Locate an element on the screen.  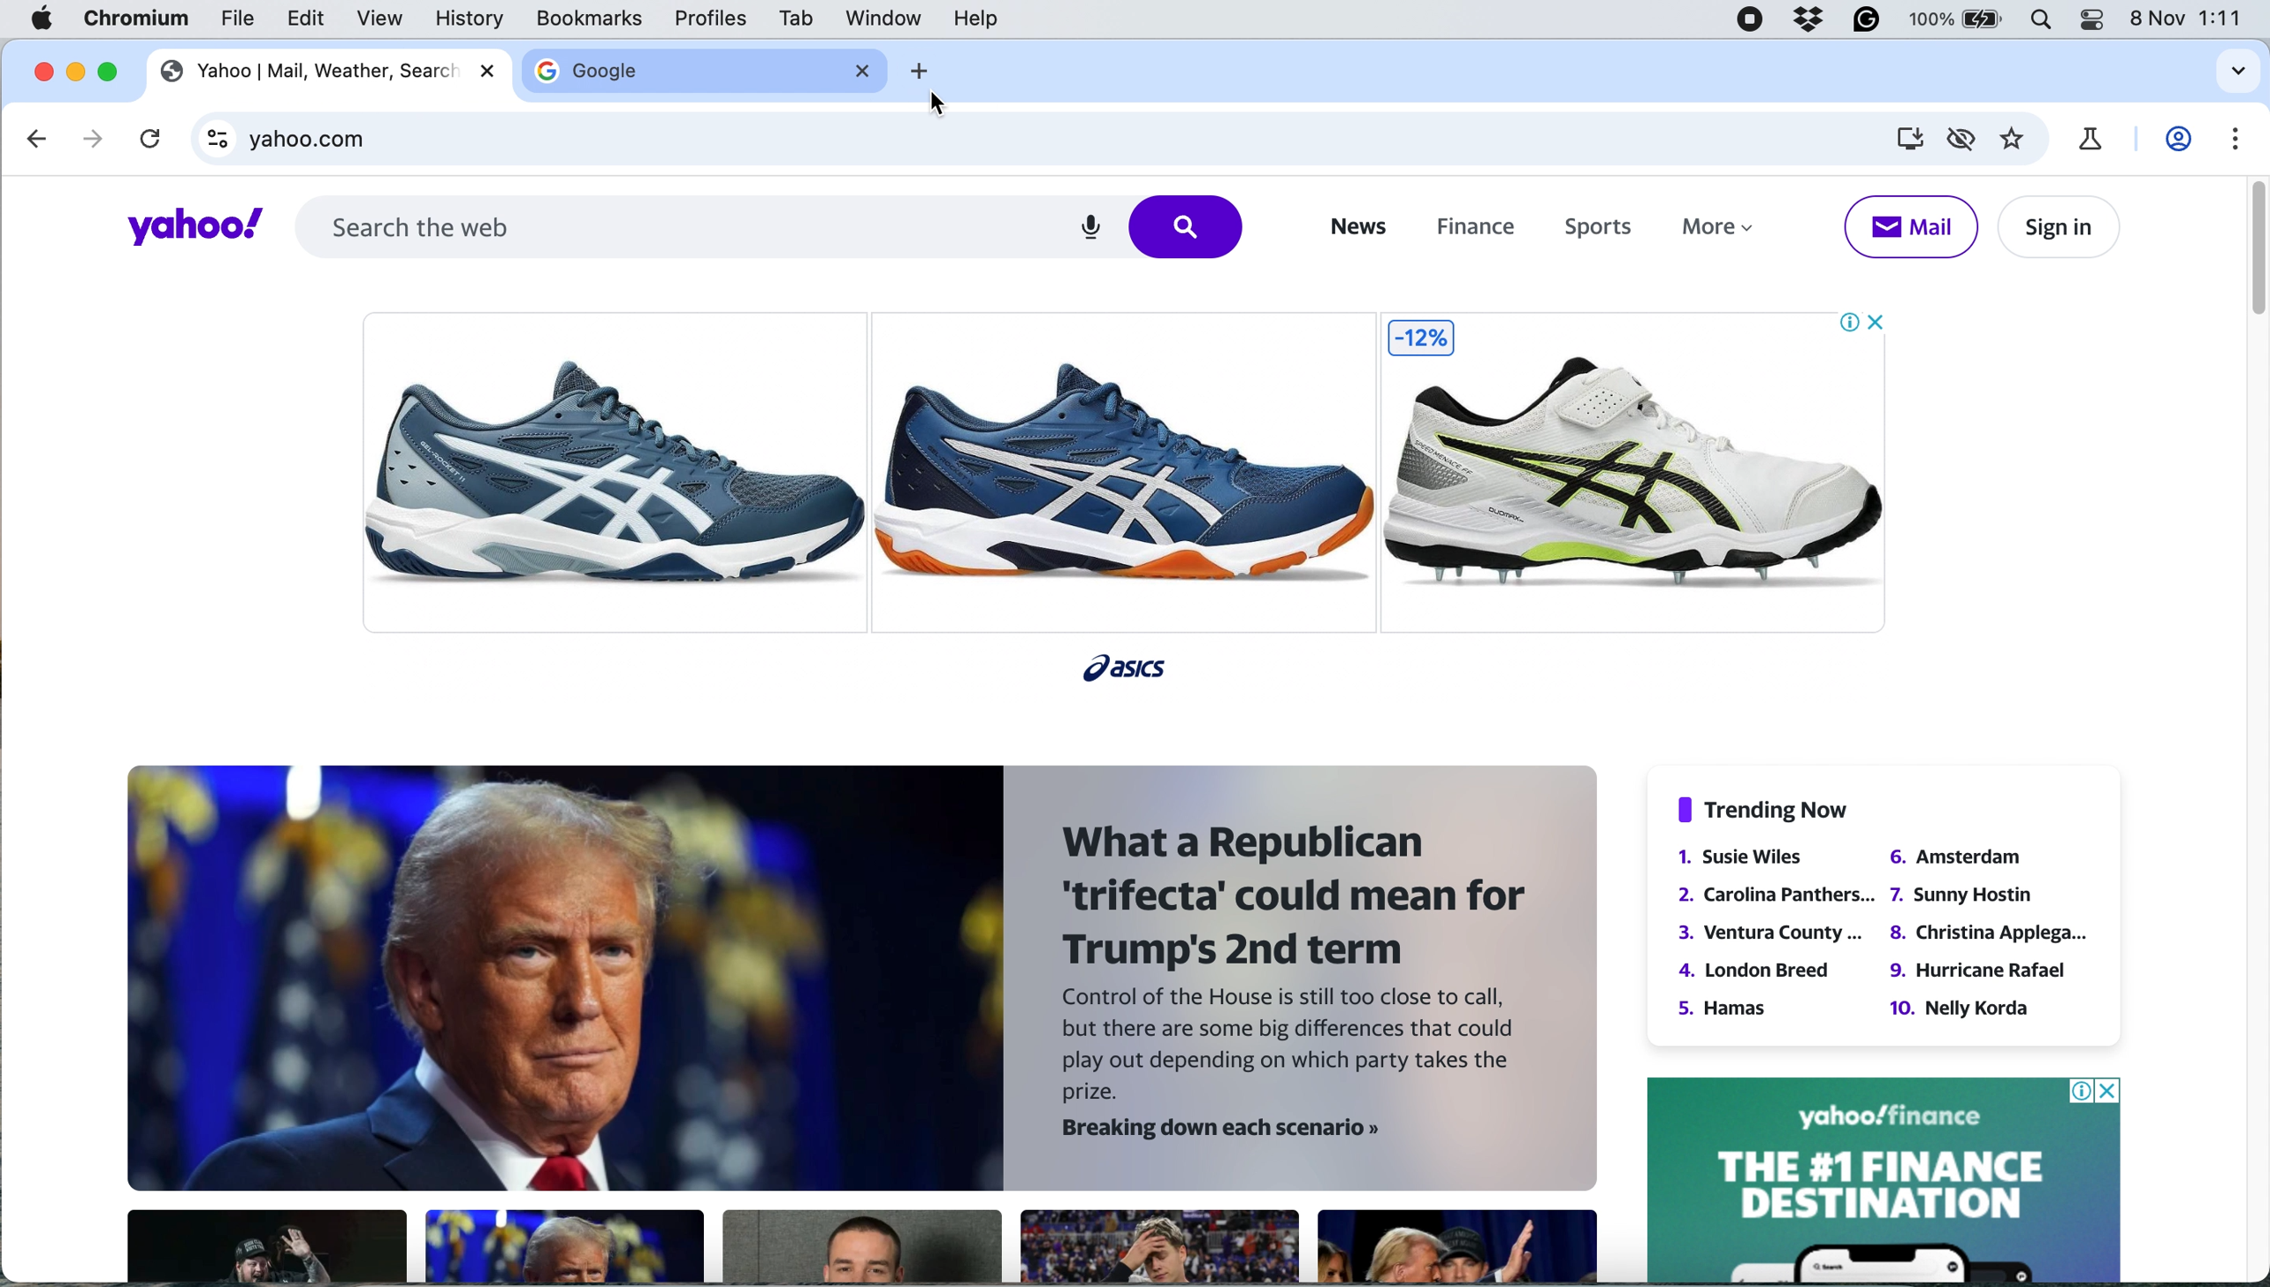
BB. a
| - >» 5 ZIPALA :
= 3 . What a Republican
= 5» » Ygpat 1
» a trifecta’ could mean for
| 4 ’ ¥
g » baa Trump's 2nd term
» rg AF Control of the House is still too close to call,
} te but there are some big differences that could
. A —y play out depending on which party takes the
“ k prize.
Hy. - Breaking down each scenario » is located at coordinates (849, 1023).